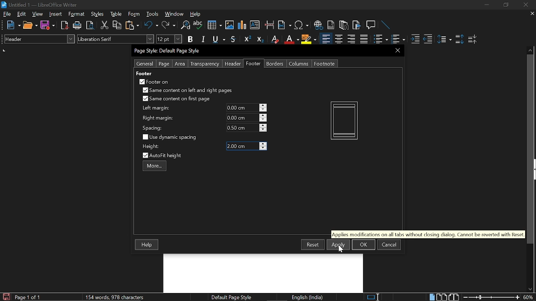  Describe the element at coordinates (530, 289) in the screenshot. I see `Move down` at that location.